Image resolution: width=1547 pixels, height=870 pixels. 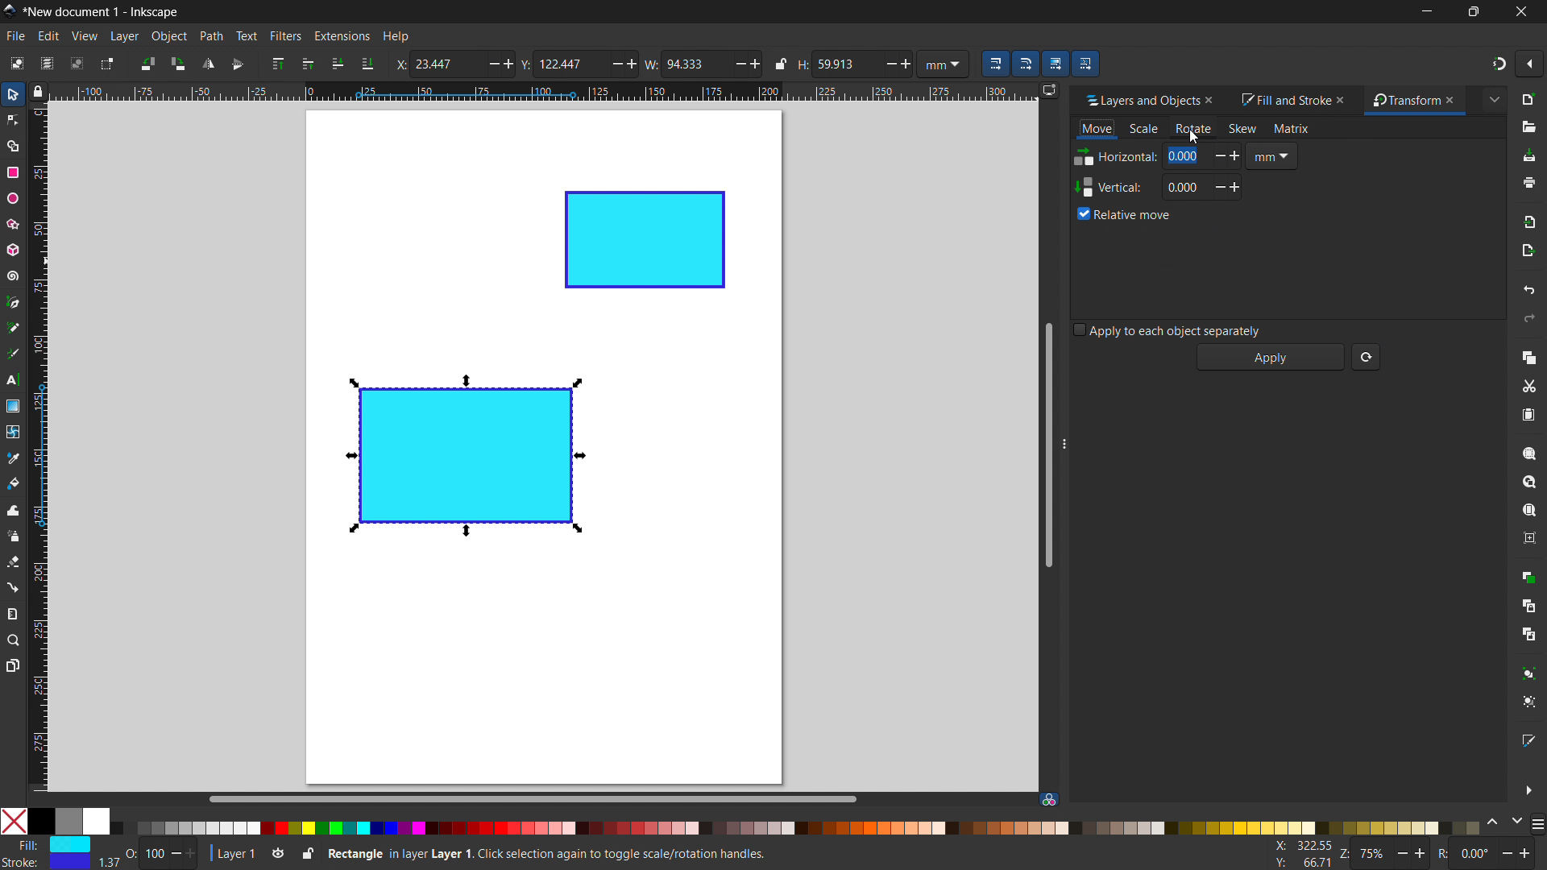 I want to click on pencil tool, so click(x=11, y=327).